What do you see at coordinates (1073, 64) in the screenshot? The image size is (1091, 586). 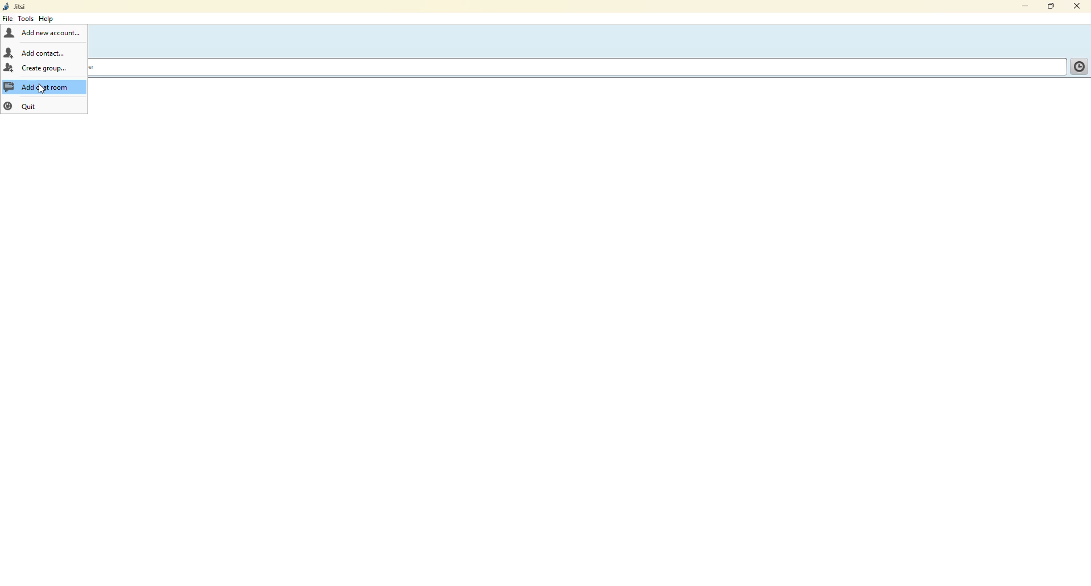 I see `contact list` at bounding box center [1073, 64].